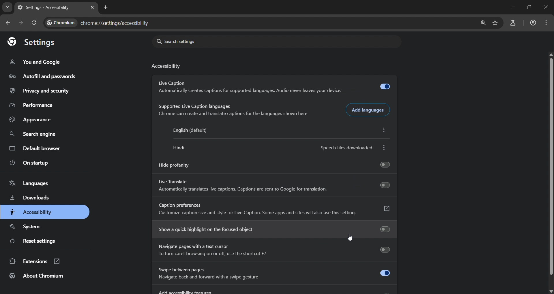 Image resolution: width=554 pixels, height=294 pixels. Describe the element at coordinates (276, 163) in the screenshot. I see `hide profanity` at that location.